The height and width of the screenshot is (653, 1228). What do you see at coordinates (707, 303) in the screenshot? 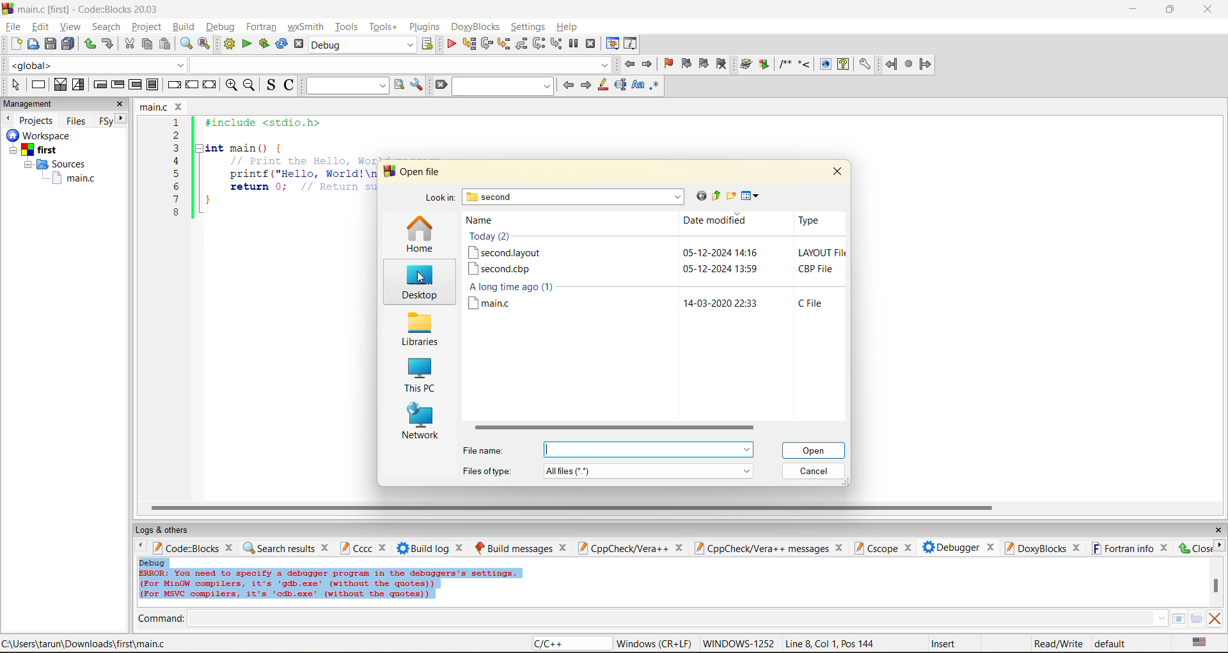
I see `date` at bounding box center [707, 303].